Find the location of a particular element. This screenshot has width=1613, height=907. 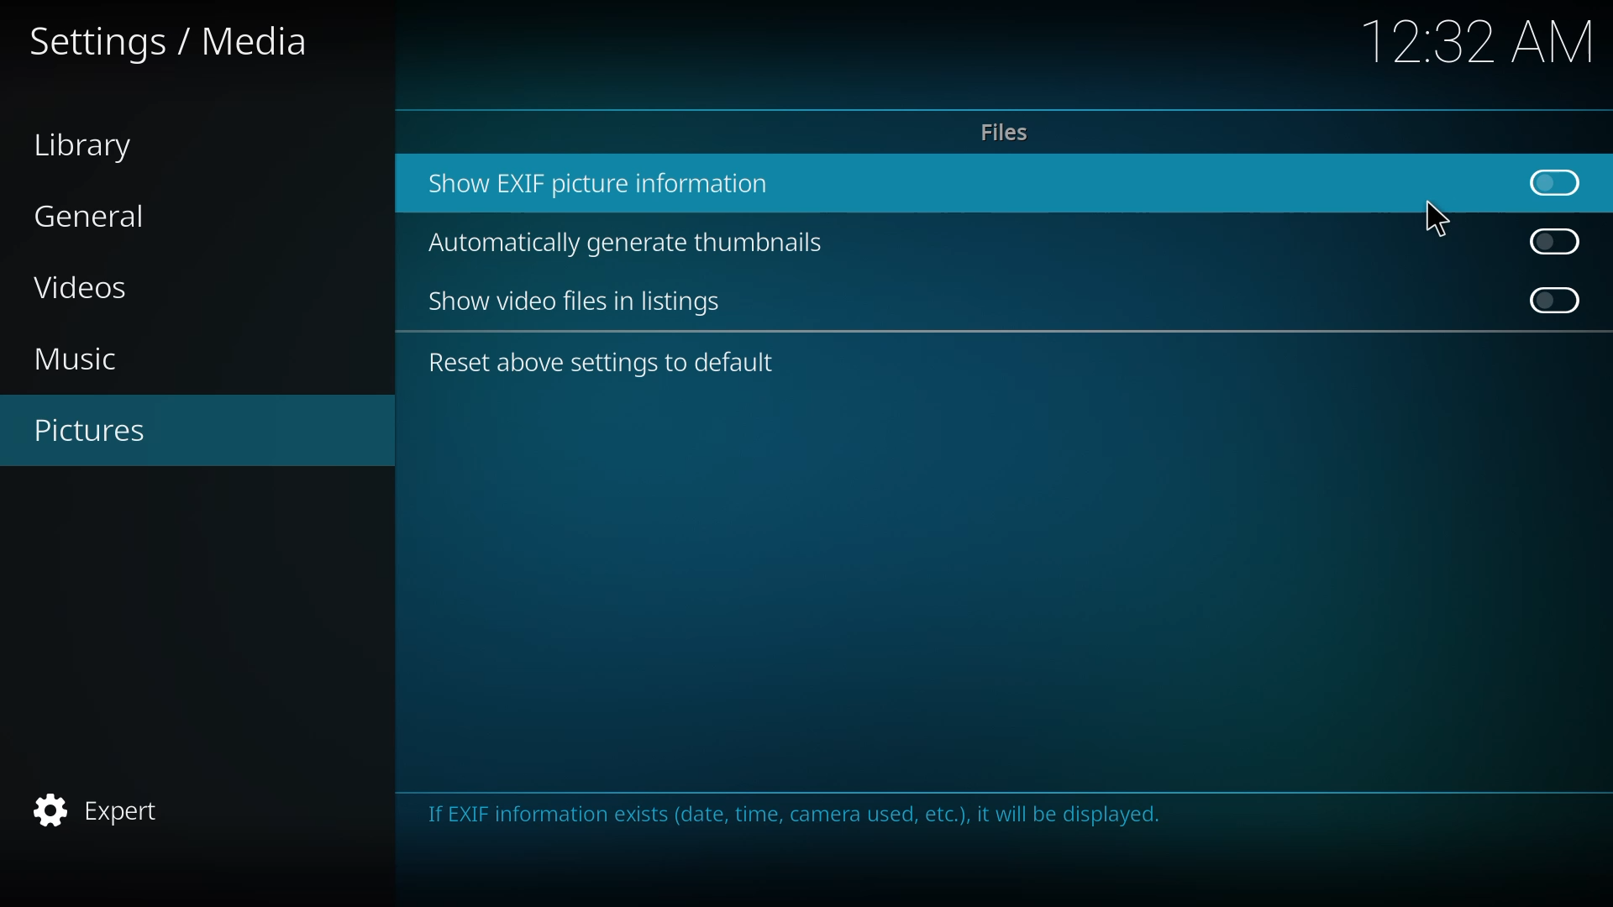

files is located at coordinates (1006, 132).